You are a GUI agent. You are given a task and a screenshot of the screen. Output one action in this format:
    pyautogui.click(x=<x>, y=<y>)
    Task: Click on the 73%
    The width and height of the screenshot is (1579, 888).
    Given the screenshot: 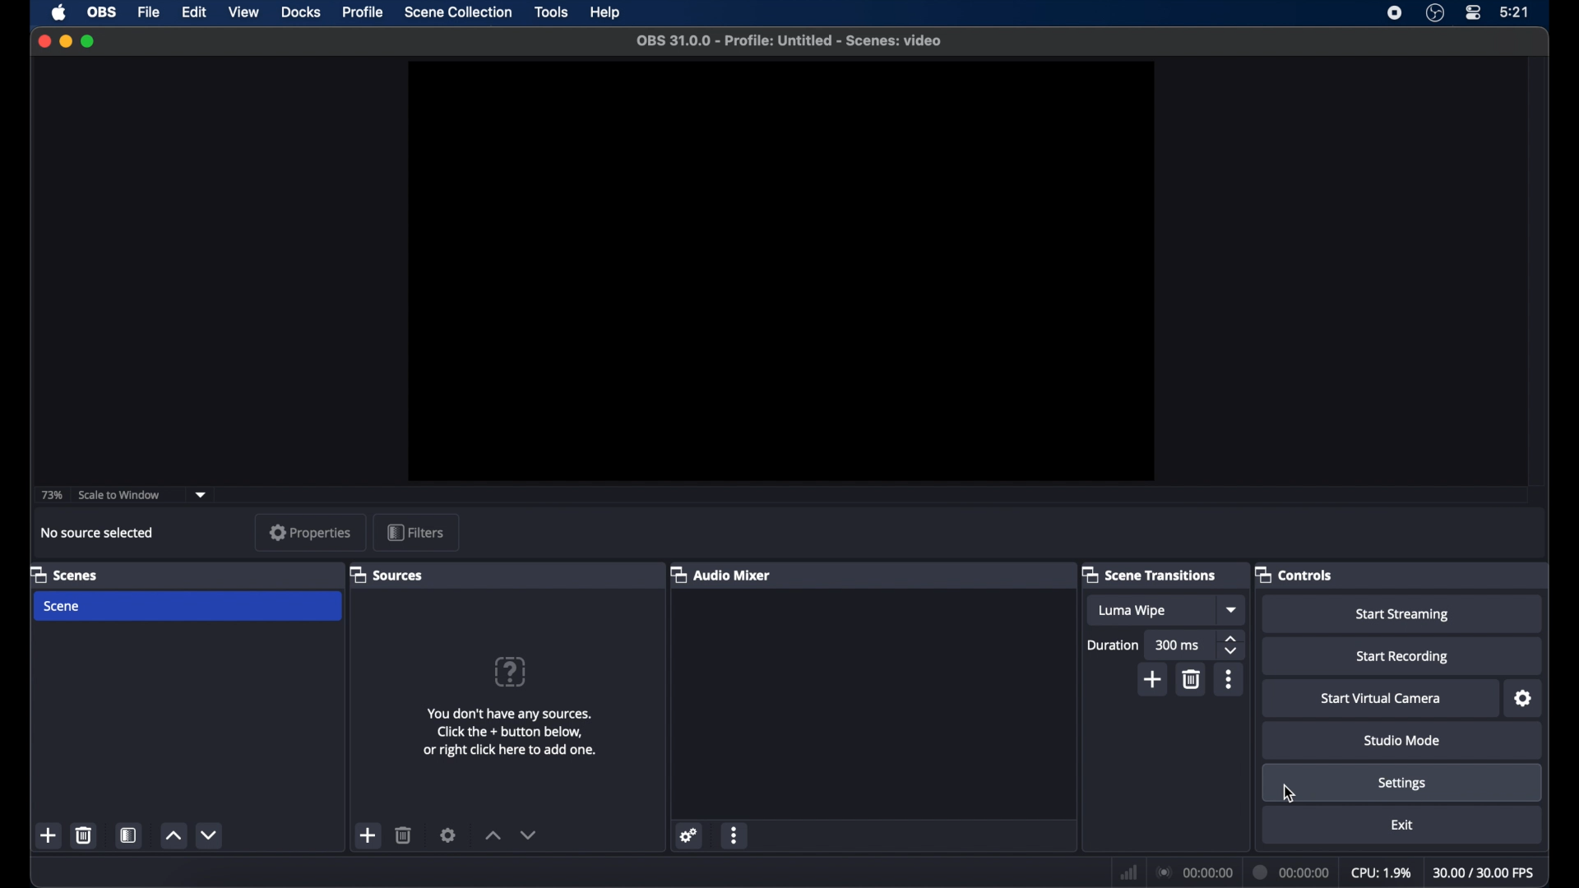 What is the action you would take?
    pyautogui.click(x=51, y=495)
    